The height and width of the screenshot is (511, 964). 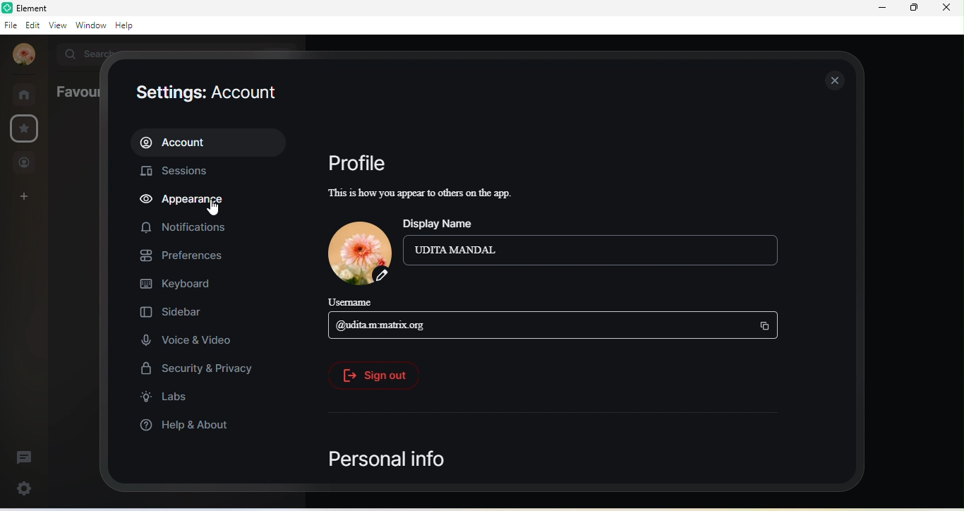 What do you see at coordinates (370, 375) in the screenshot?
I see `sign out` at bounding box center [370, 375].